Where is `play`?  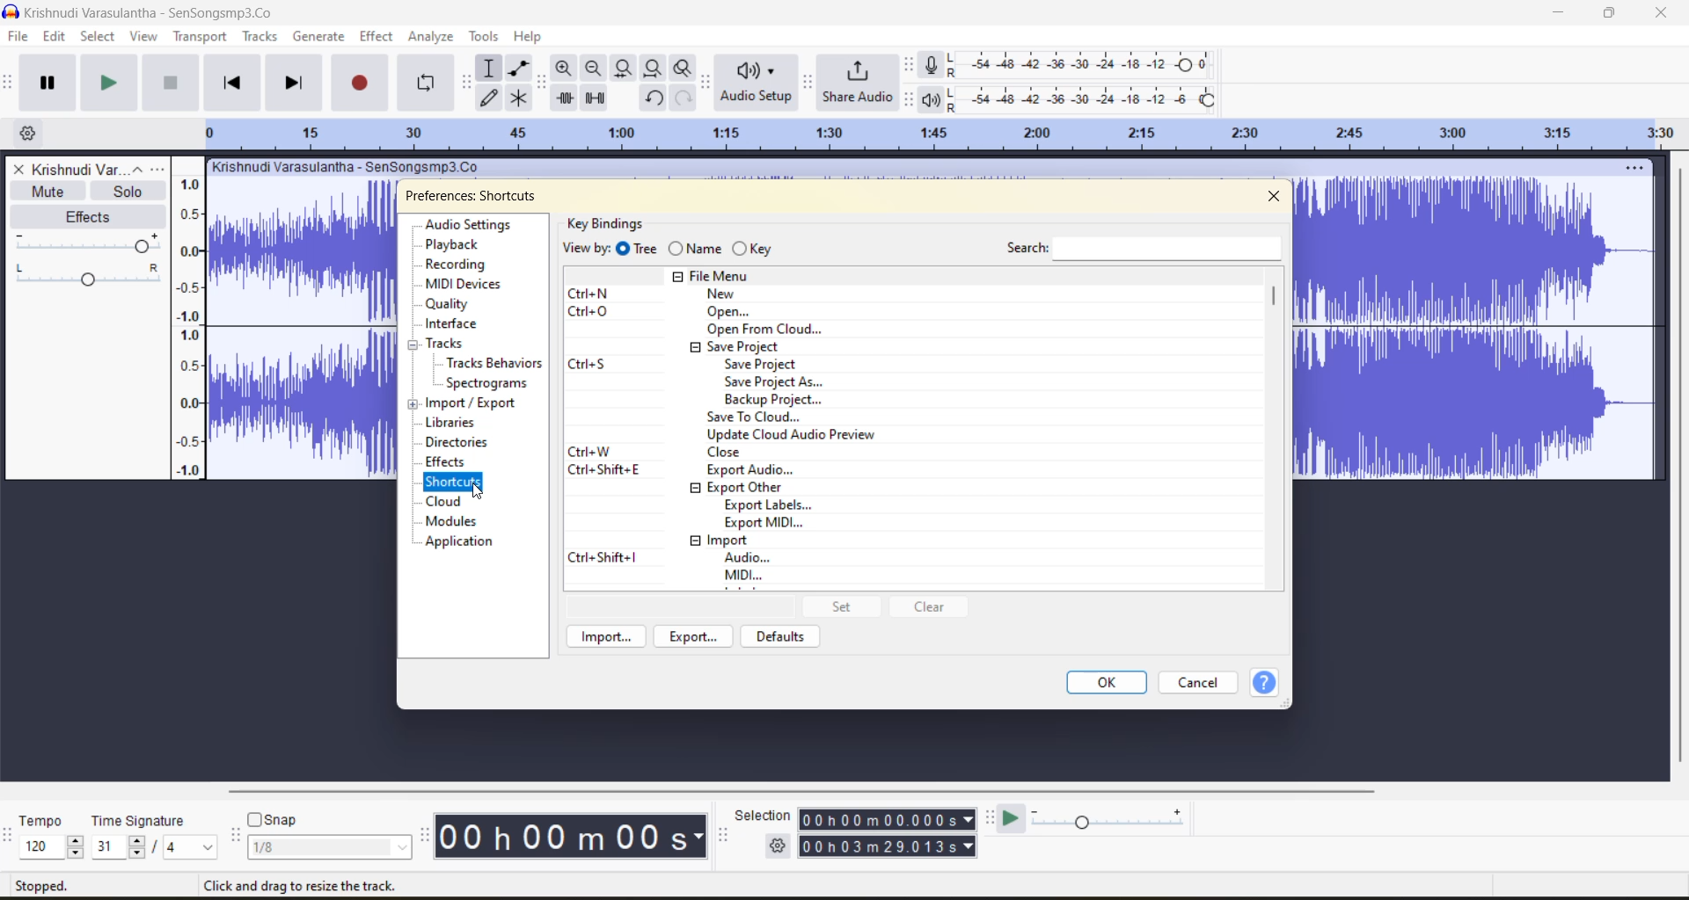 play is located at coordinates (111, 83).